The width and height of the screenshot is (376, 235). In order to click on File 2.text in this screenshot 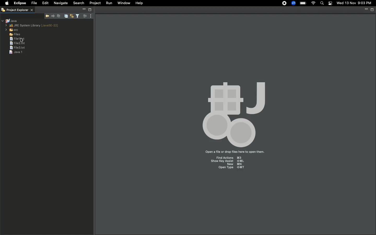, I will do `click(16, 43)`.